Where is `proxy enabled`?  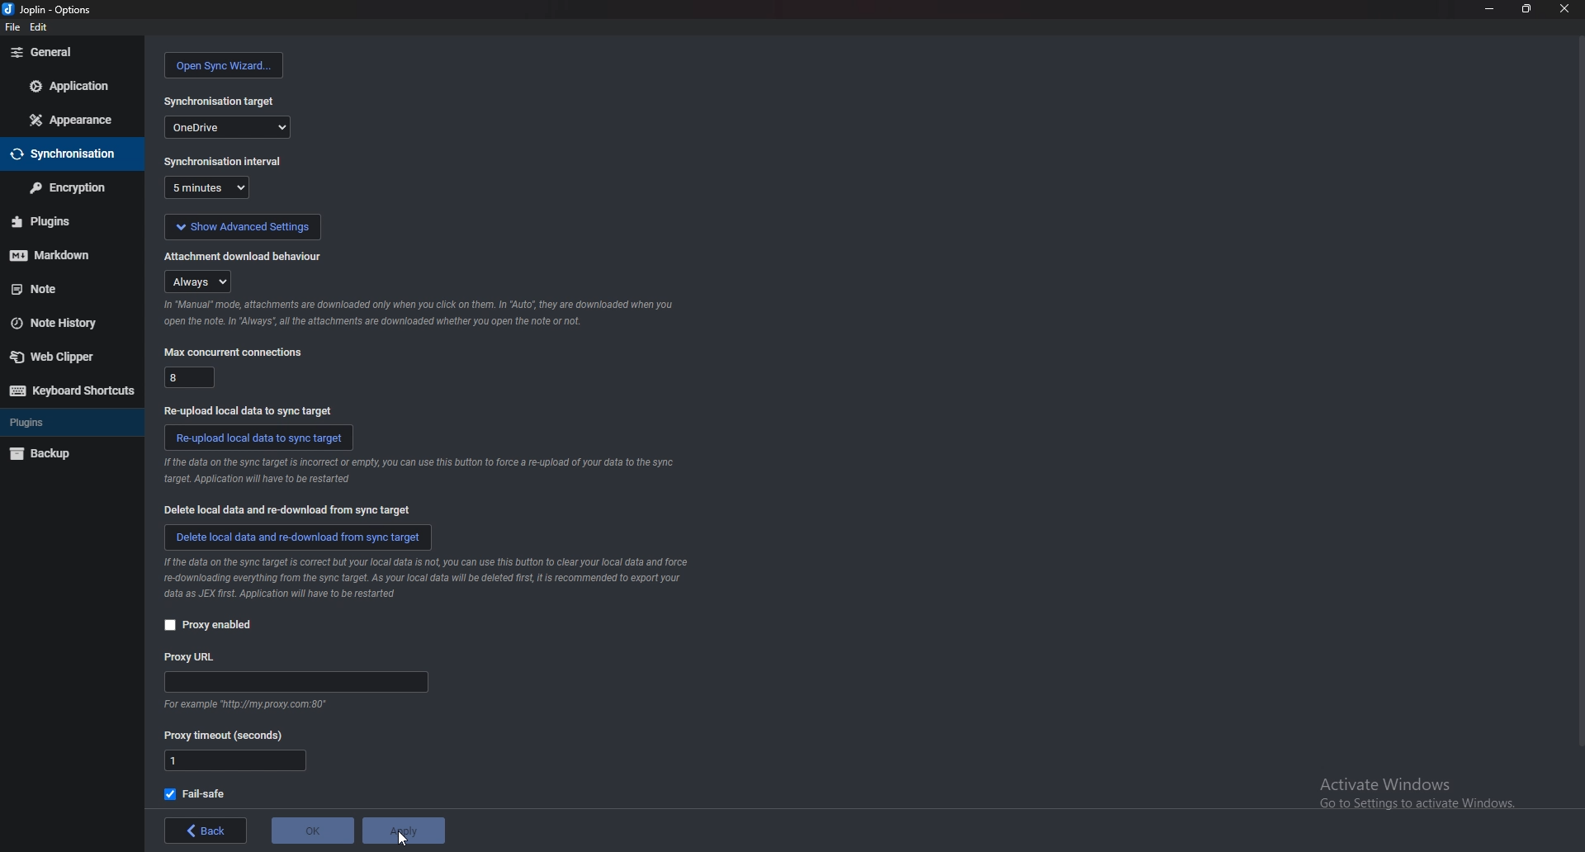 proxy enabled is located at coordinates (209, 626).